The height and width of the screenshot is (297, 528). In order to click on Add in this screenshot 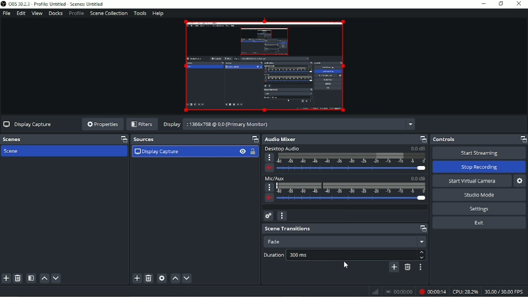, I will do `click(394, 267)`.